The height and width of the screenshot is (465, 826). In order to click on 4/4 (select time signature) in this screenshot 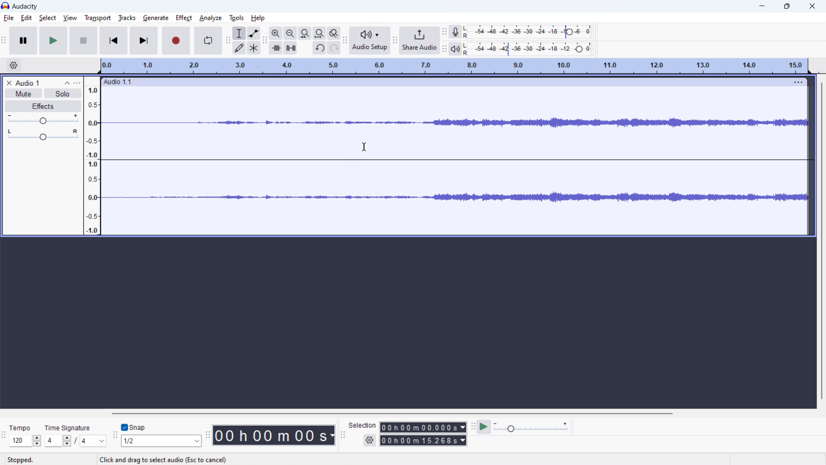, I will do `click(75, 440)`.